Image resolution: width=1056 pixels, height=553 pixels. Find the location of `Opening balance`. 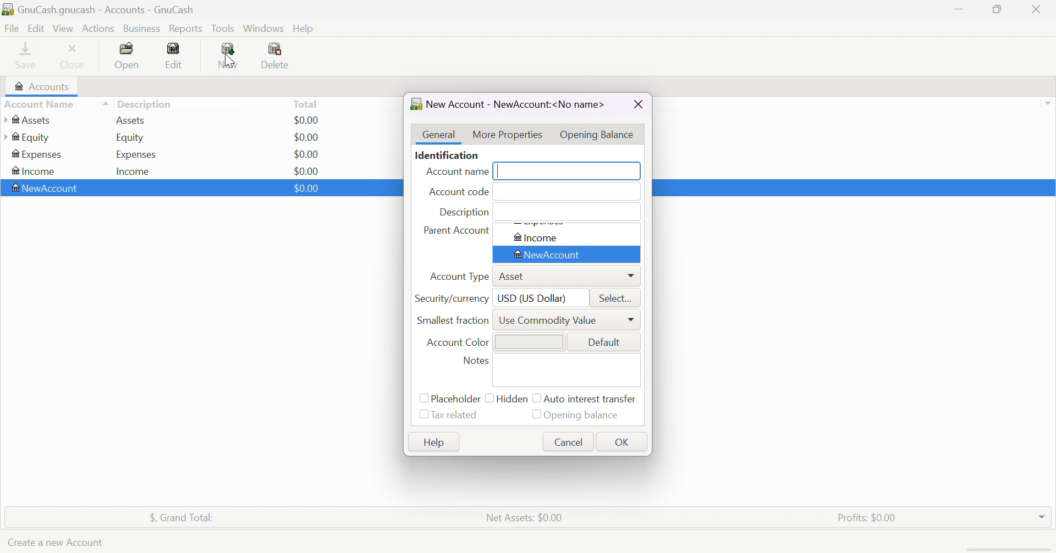

Opening balance is located at coordinates (585, 416).